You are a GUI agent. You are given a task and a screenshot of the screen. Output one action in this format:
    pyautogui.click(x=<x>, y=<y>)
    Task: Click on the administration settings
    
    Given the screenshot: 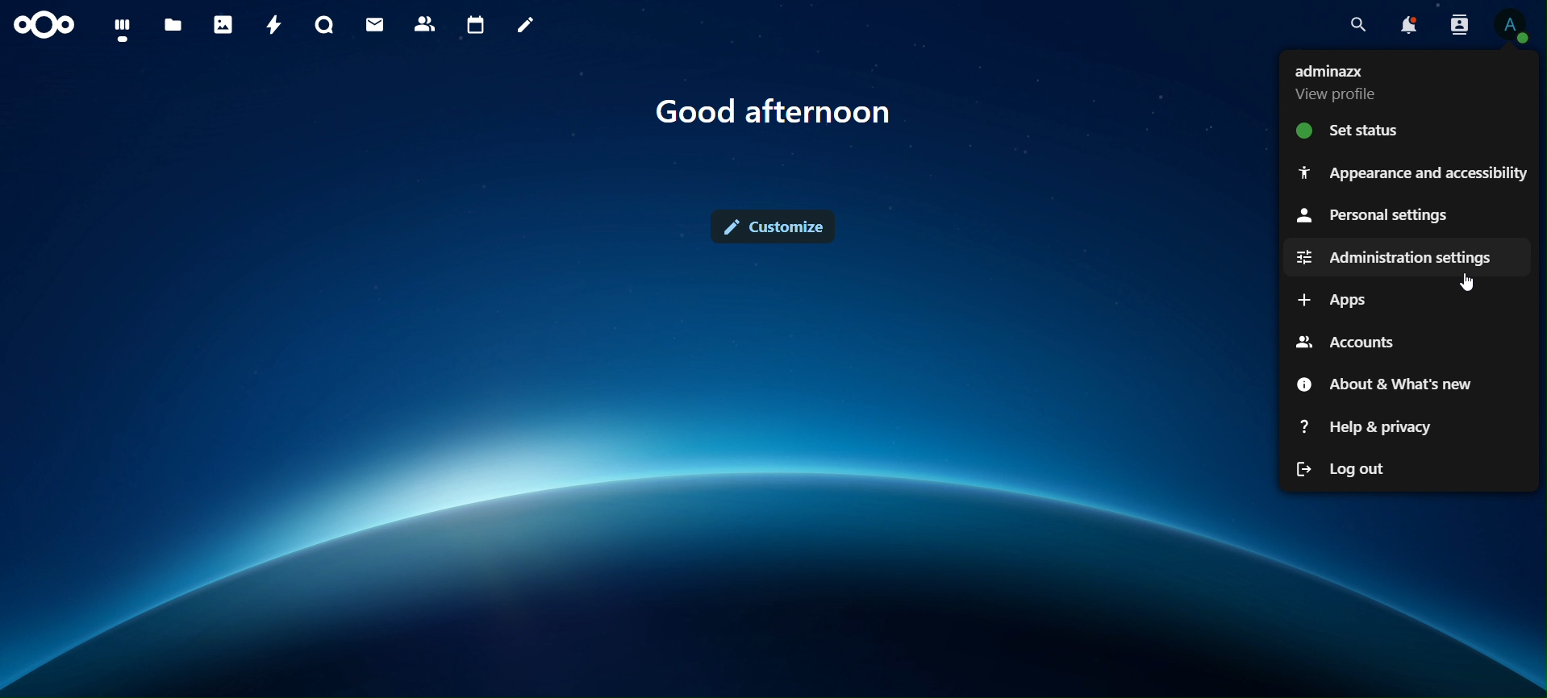 What is the action you would take?
    pyautogui.click(x=1393, y=257)
    